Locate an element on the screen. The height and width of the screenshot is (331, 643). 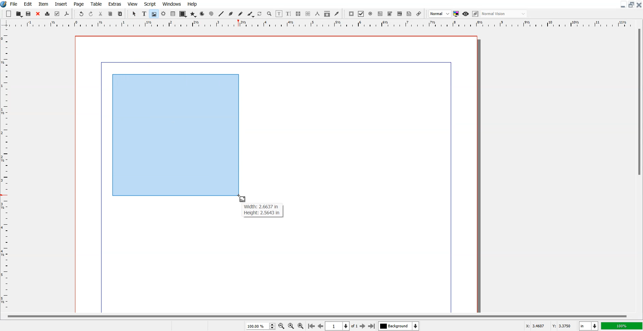
Image Frame is located at coordinates (154, 14).